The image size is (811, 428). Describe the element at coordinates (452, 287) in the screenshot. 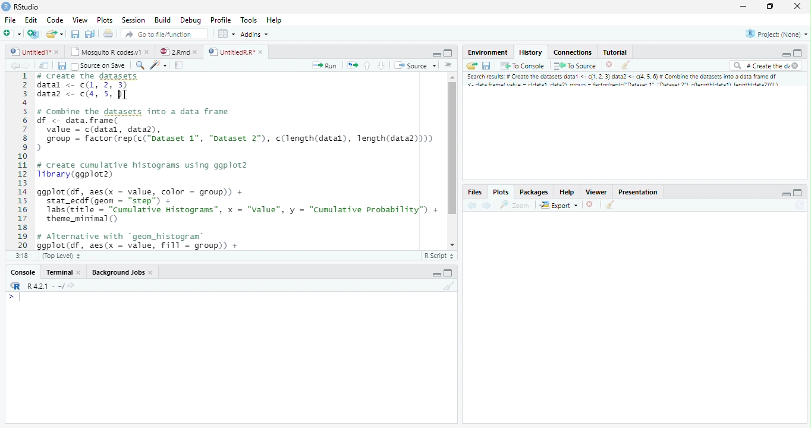

I see `Clear Console` at that location.